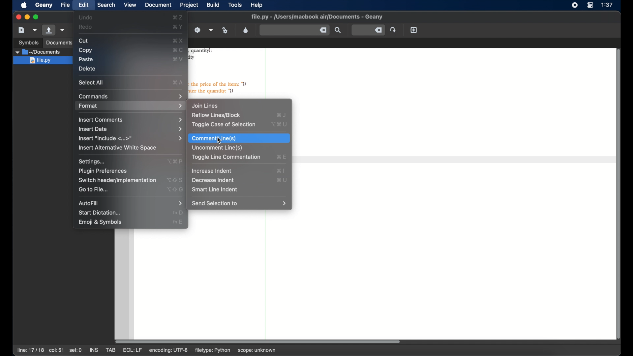  Describe the element at coordinates (590, 5) in the screenshot. I see `control center` at that location.